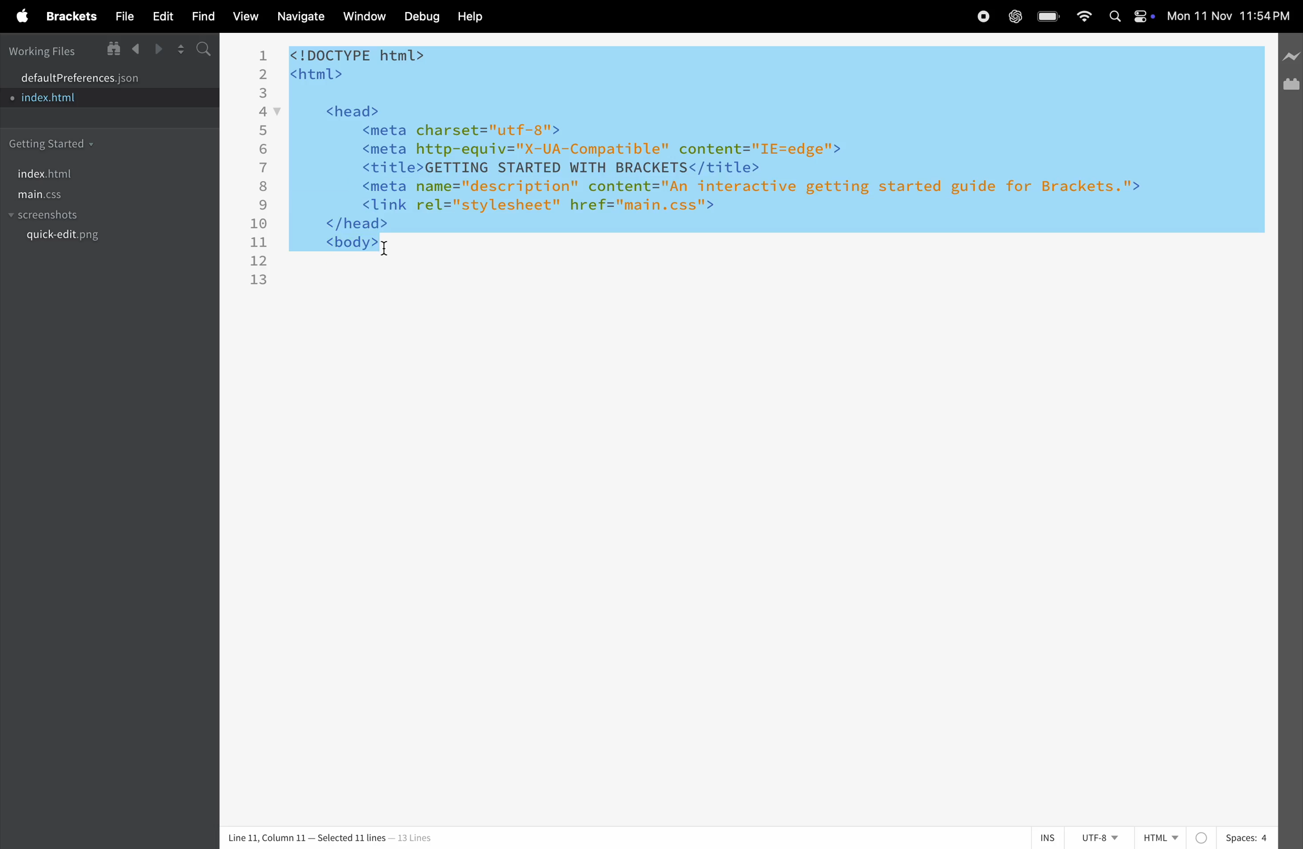  I want to click on 3, so click(264, 94).